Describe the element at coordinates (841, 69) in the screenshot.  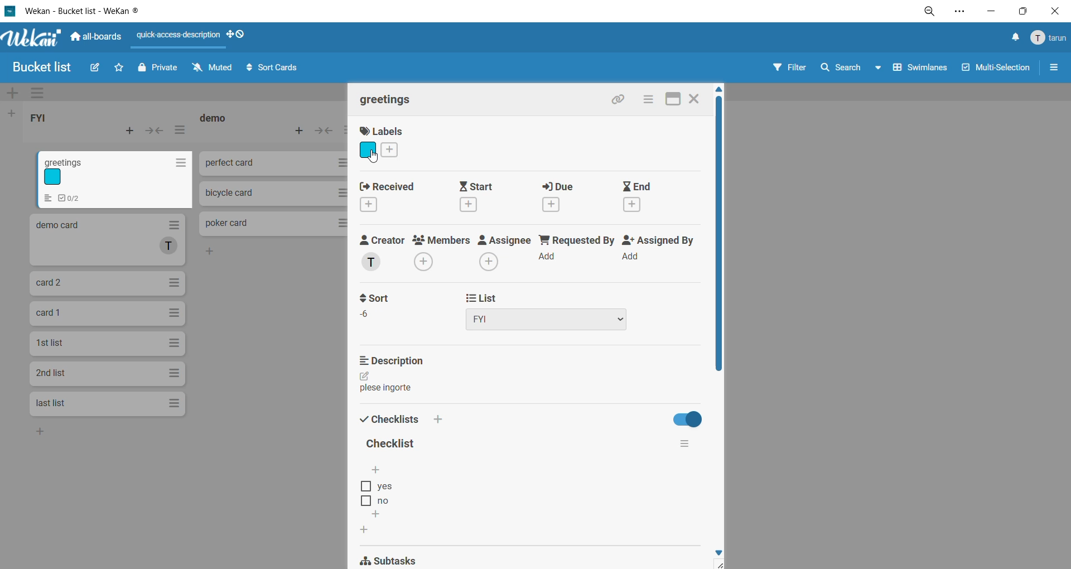
I see `search` at that location.